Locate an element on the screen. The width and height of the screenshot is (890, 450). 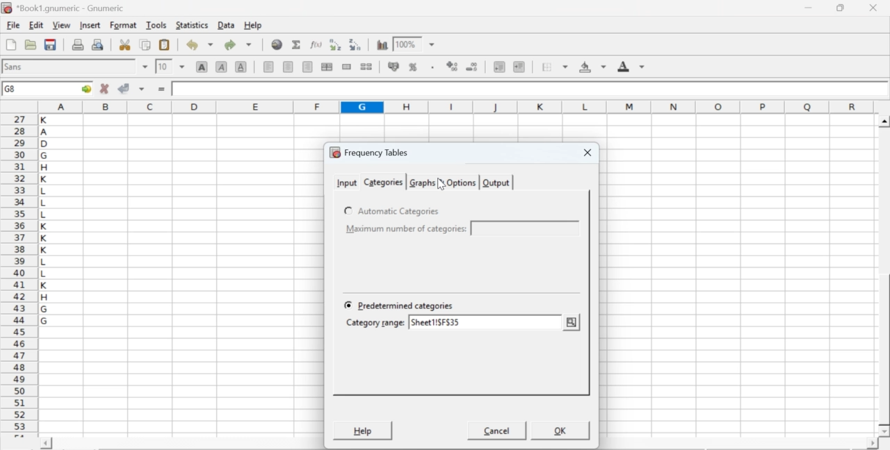
input is located at coordinates (346, 181).